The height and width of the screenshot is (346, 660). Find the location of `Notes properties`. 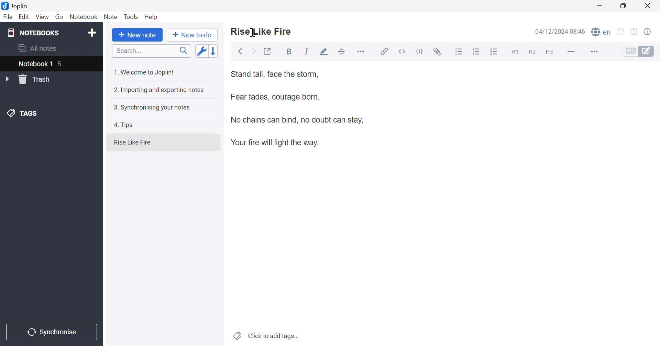

Notes properties is located at coordinates (648, 32).